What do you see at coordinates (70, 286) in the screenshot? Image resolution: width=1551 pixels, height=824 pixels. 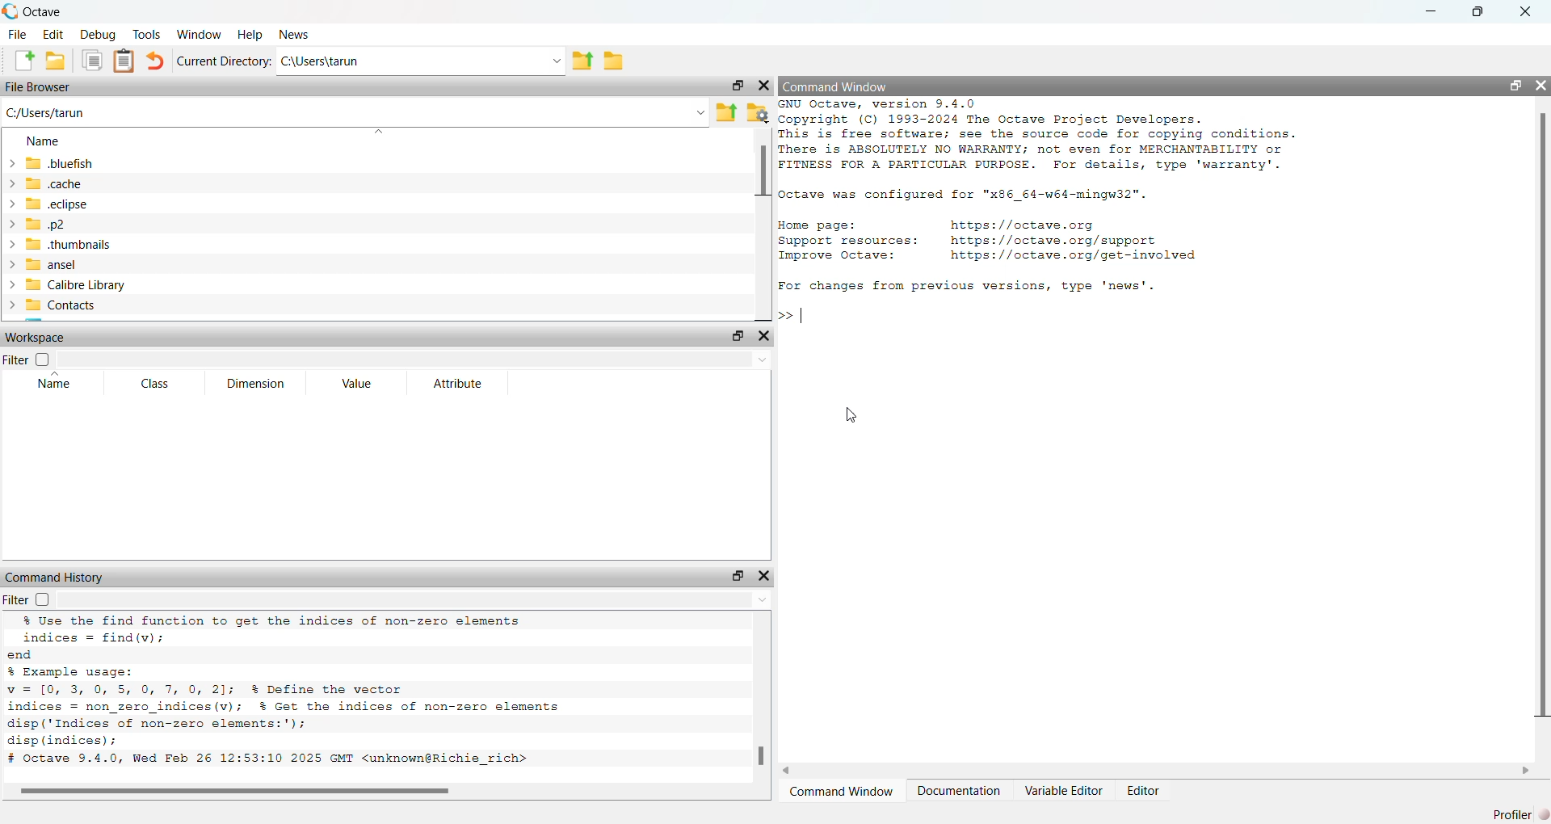 I see `Calibre Library` at bounding box center [70, 286].